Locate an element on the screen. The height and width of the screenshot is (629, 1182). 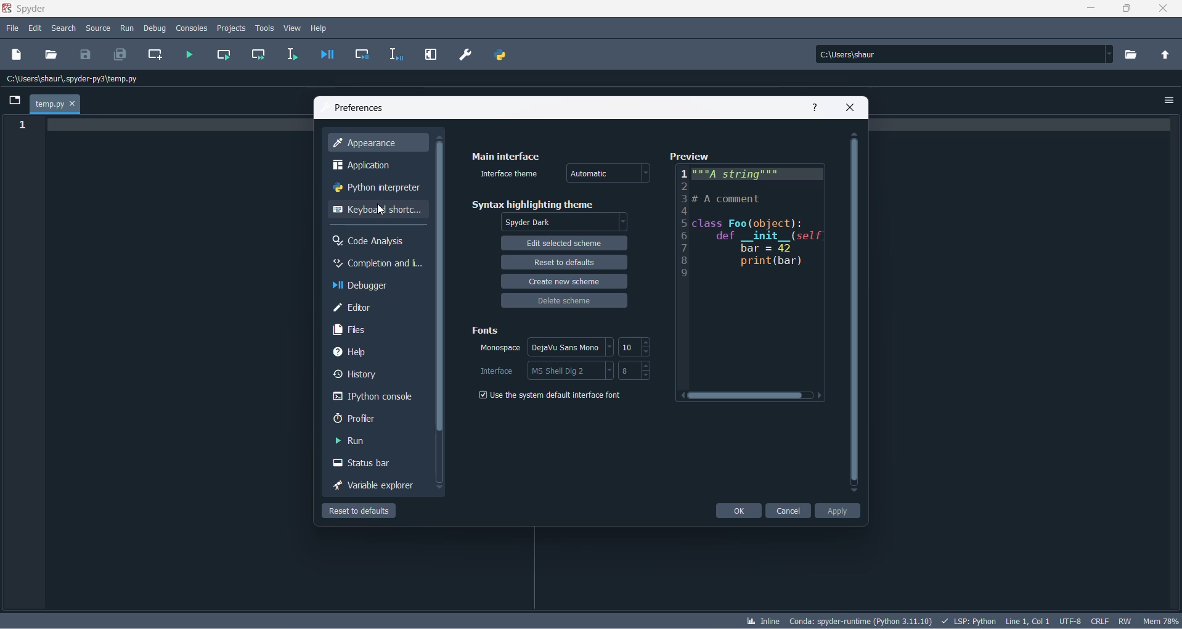
current file tab is located at coordinates (55, 105).